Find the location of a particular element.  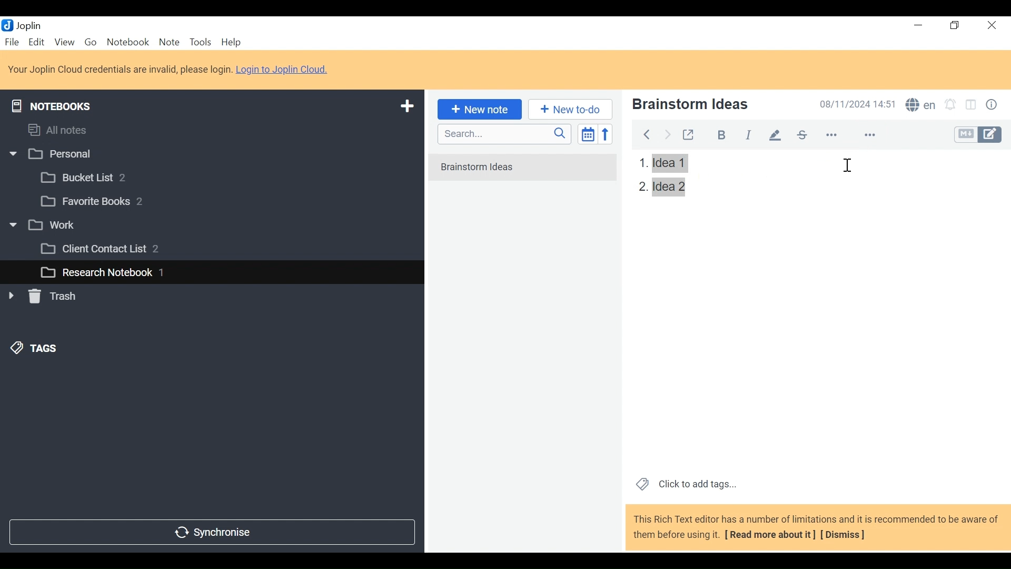

Bold is located at coordinates (717, 133).